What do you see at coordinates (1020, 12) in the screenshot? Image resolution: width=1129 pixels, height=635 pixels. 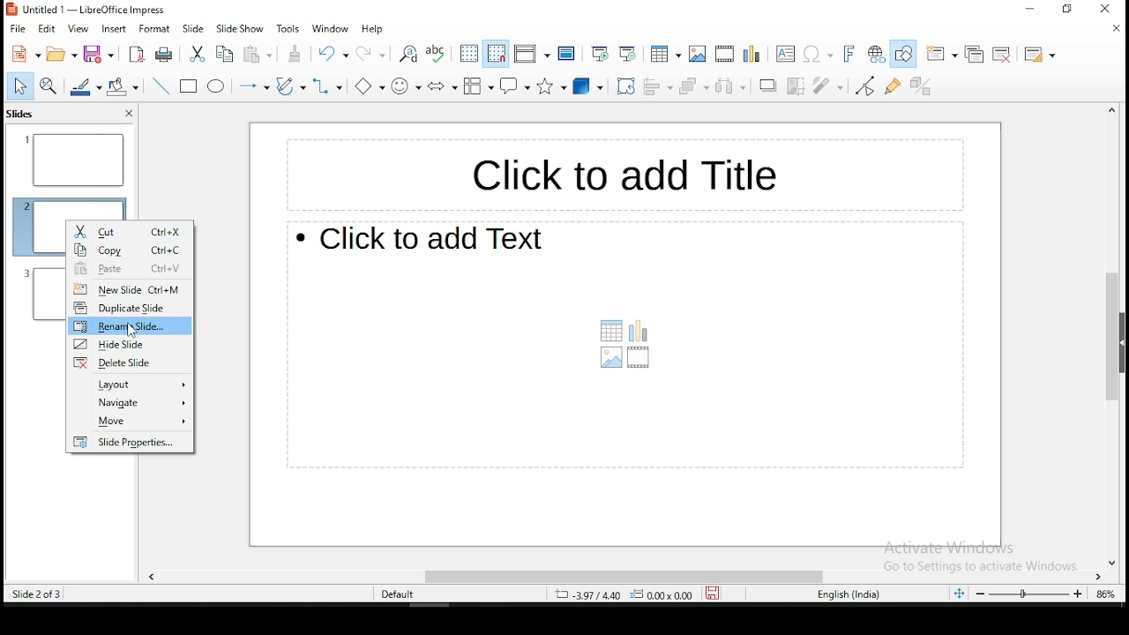 I see `minimize` at bounding box center [1020, 12].